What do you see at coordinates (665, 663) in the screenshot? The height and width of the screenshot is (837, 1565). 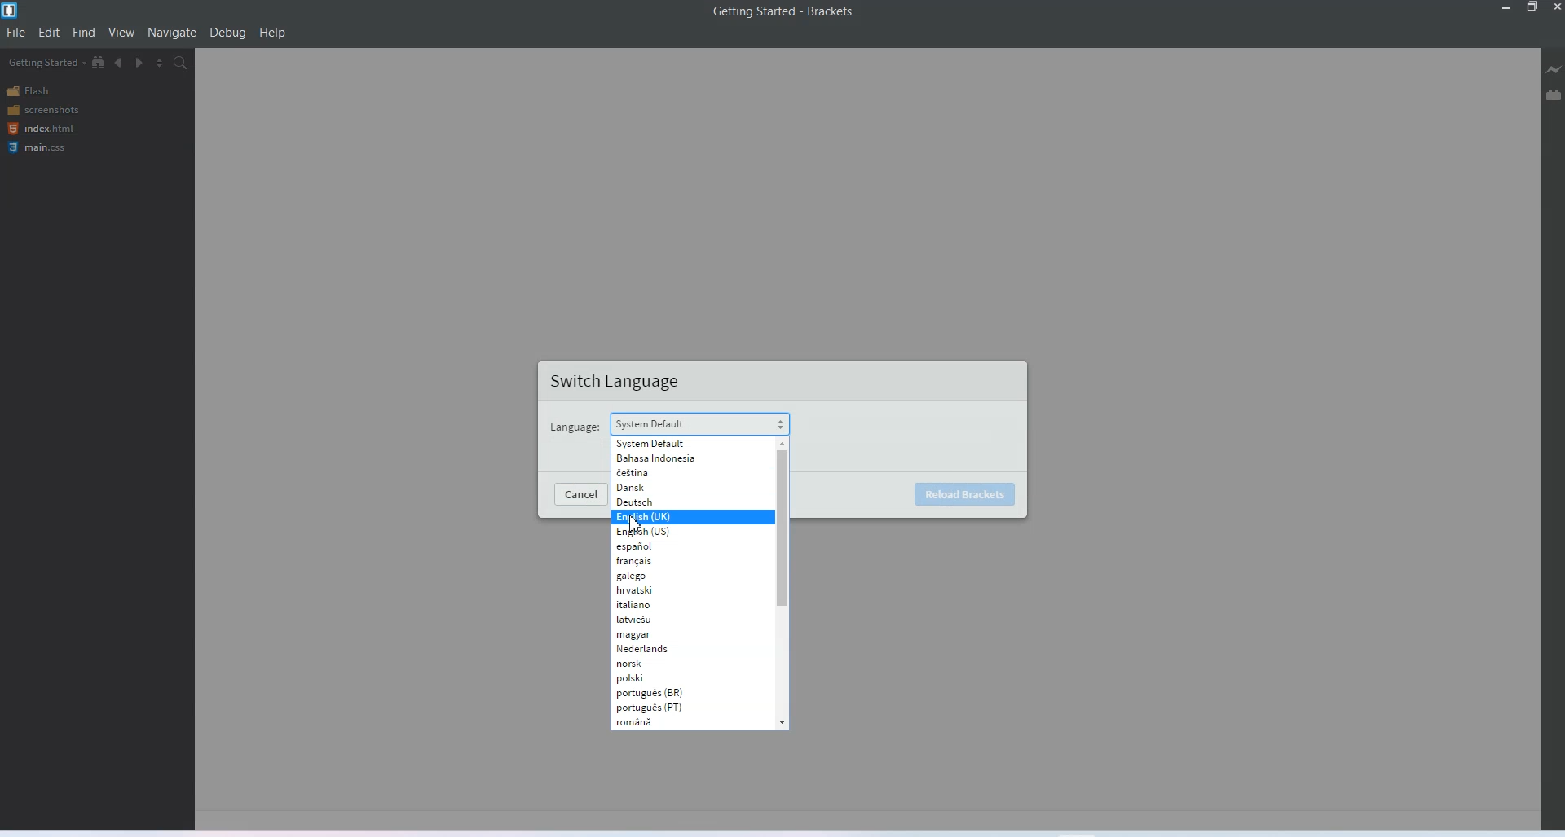 I see `norsk` at bounding box center [665, 663].